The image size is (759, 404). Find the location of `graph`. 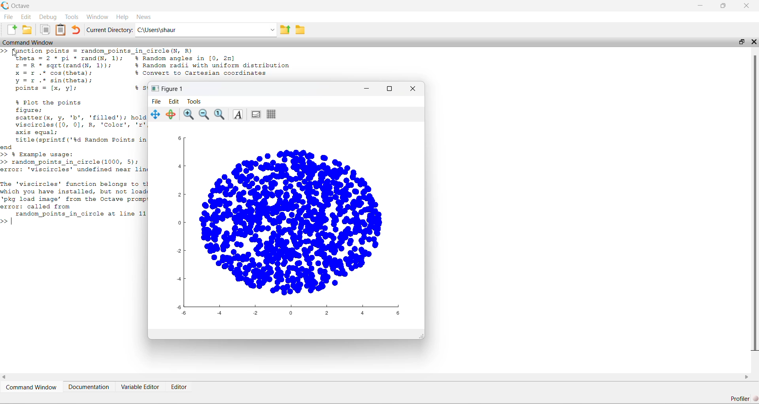

graph is located at coordinates (291, 225).